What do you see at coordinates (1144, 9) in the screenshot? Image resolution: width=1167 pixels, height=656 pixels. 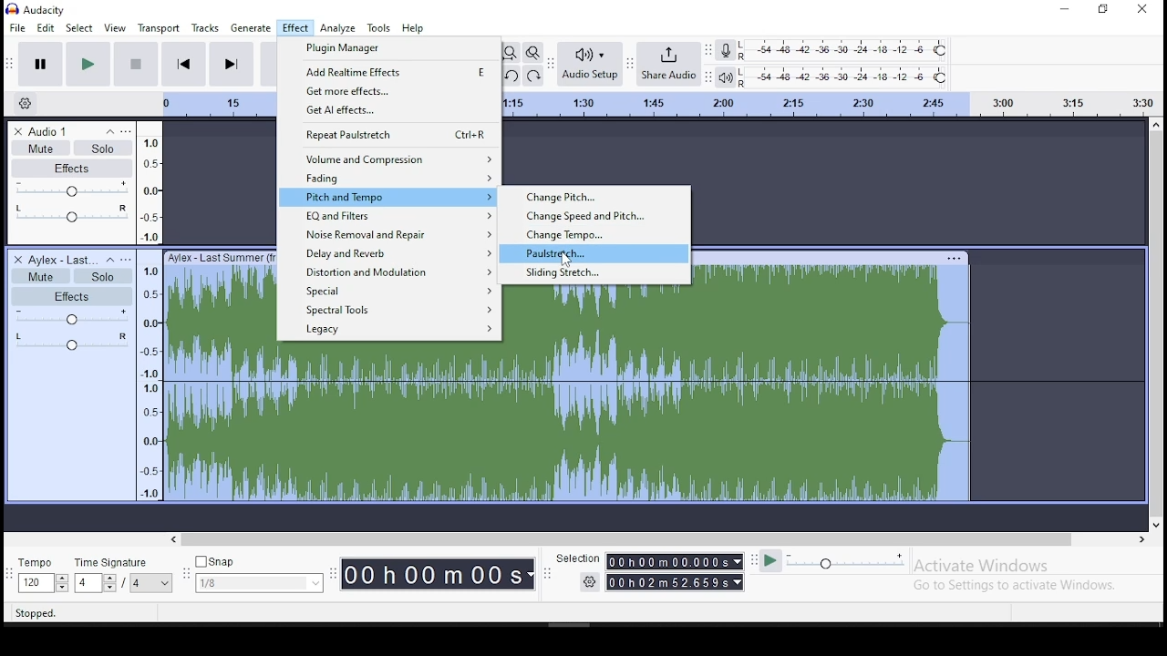 I see `close window` at bounding box center [1144, 9].